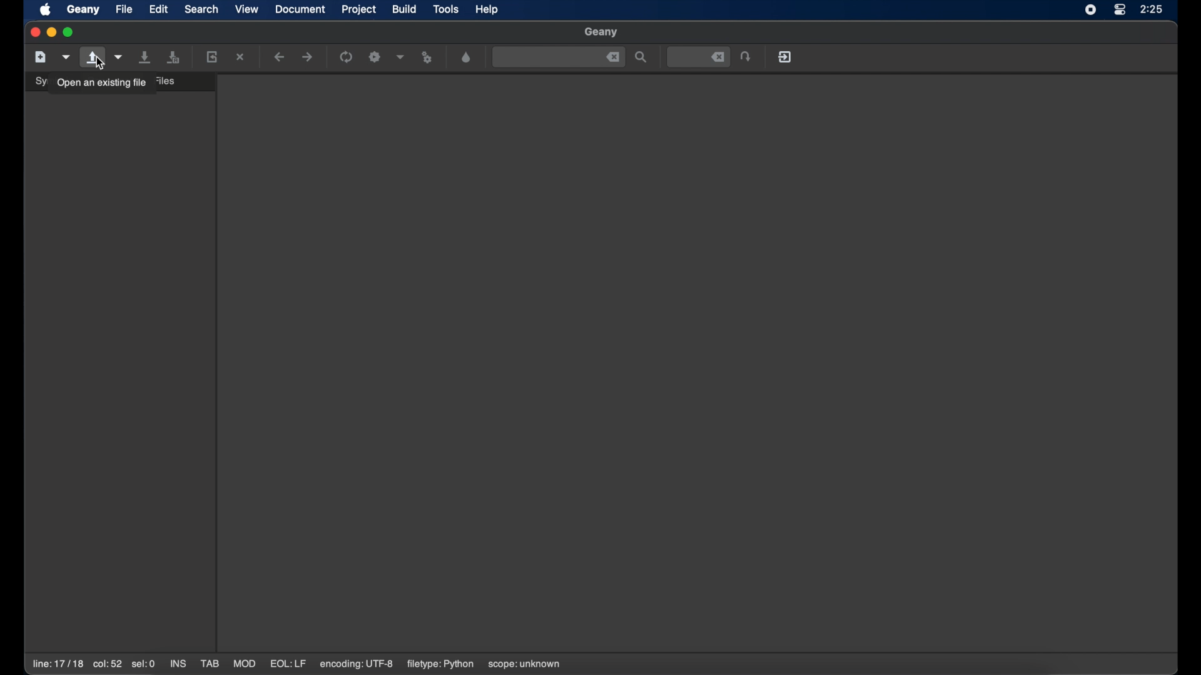 The width and height of the screenshot is (1201, 675). I want to click on run or view file, so click(427, 58).